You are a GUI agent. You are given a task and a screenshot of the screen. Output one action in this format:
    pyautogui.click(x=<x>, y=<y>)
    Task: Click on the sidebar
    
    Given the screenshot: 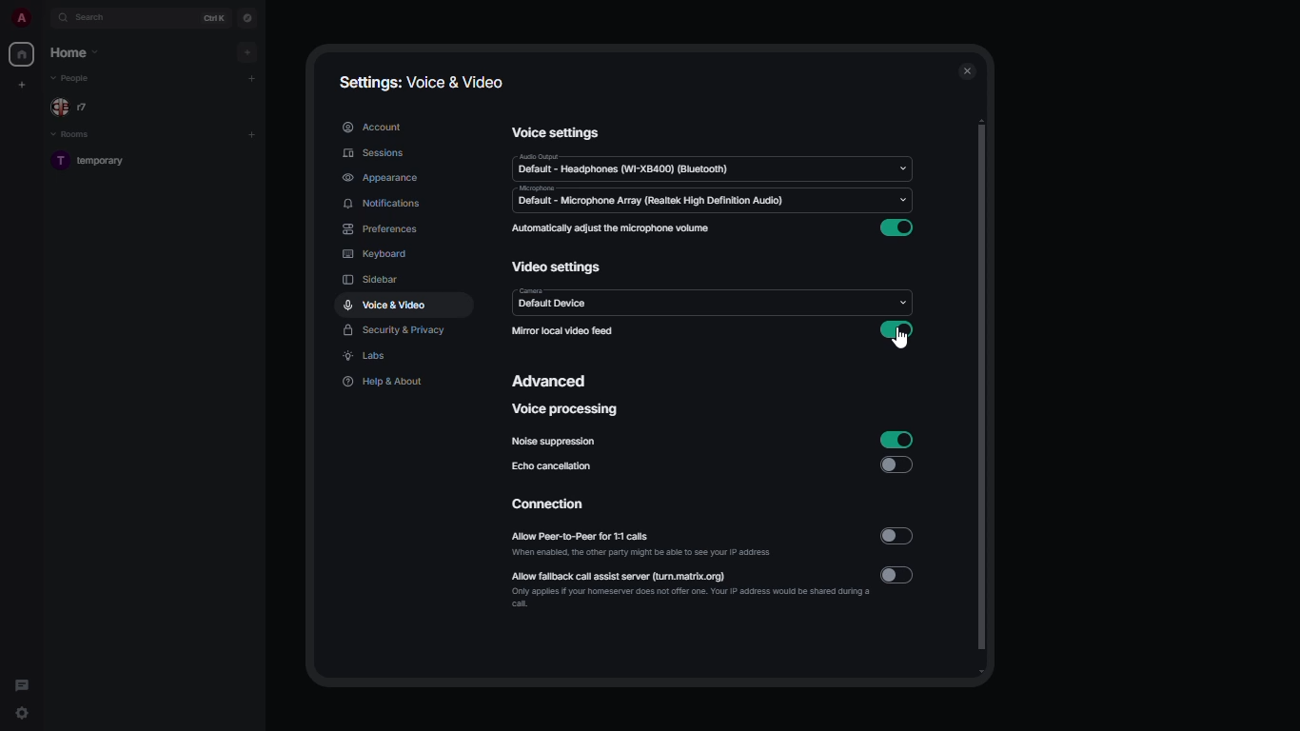 What is the action you would take?
    pyautogui.click(x=371, y=279)
    